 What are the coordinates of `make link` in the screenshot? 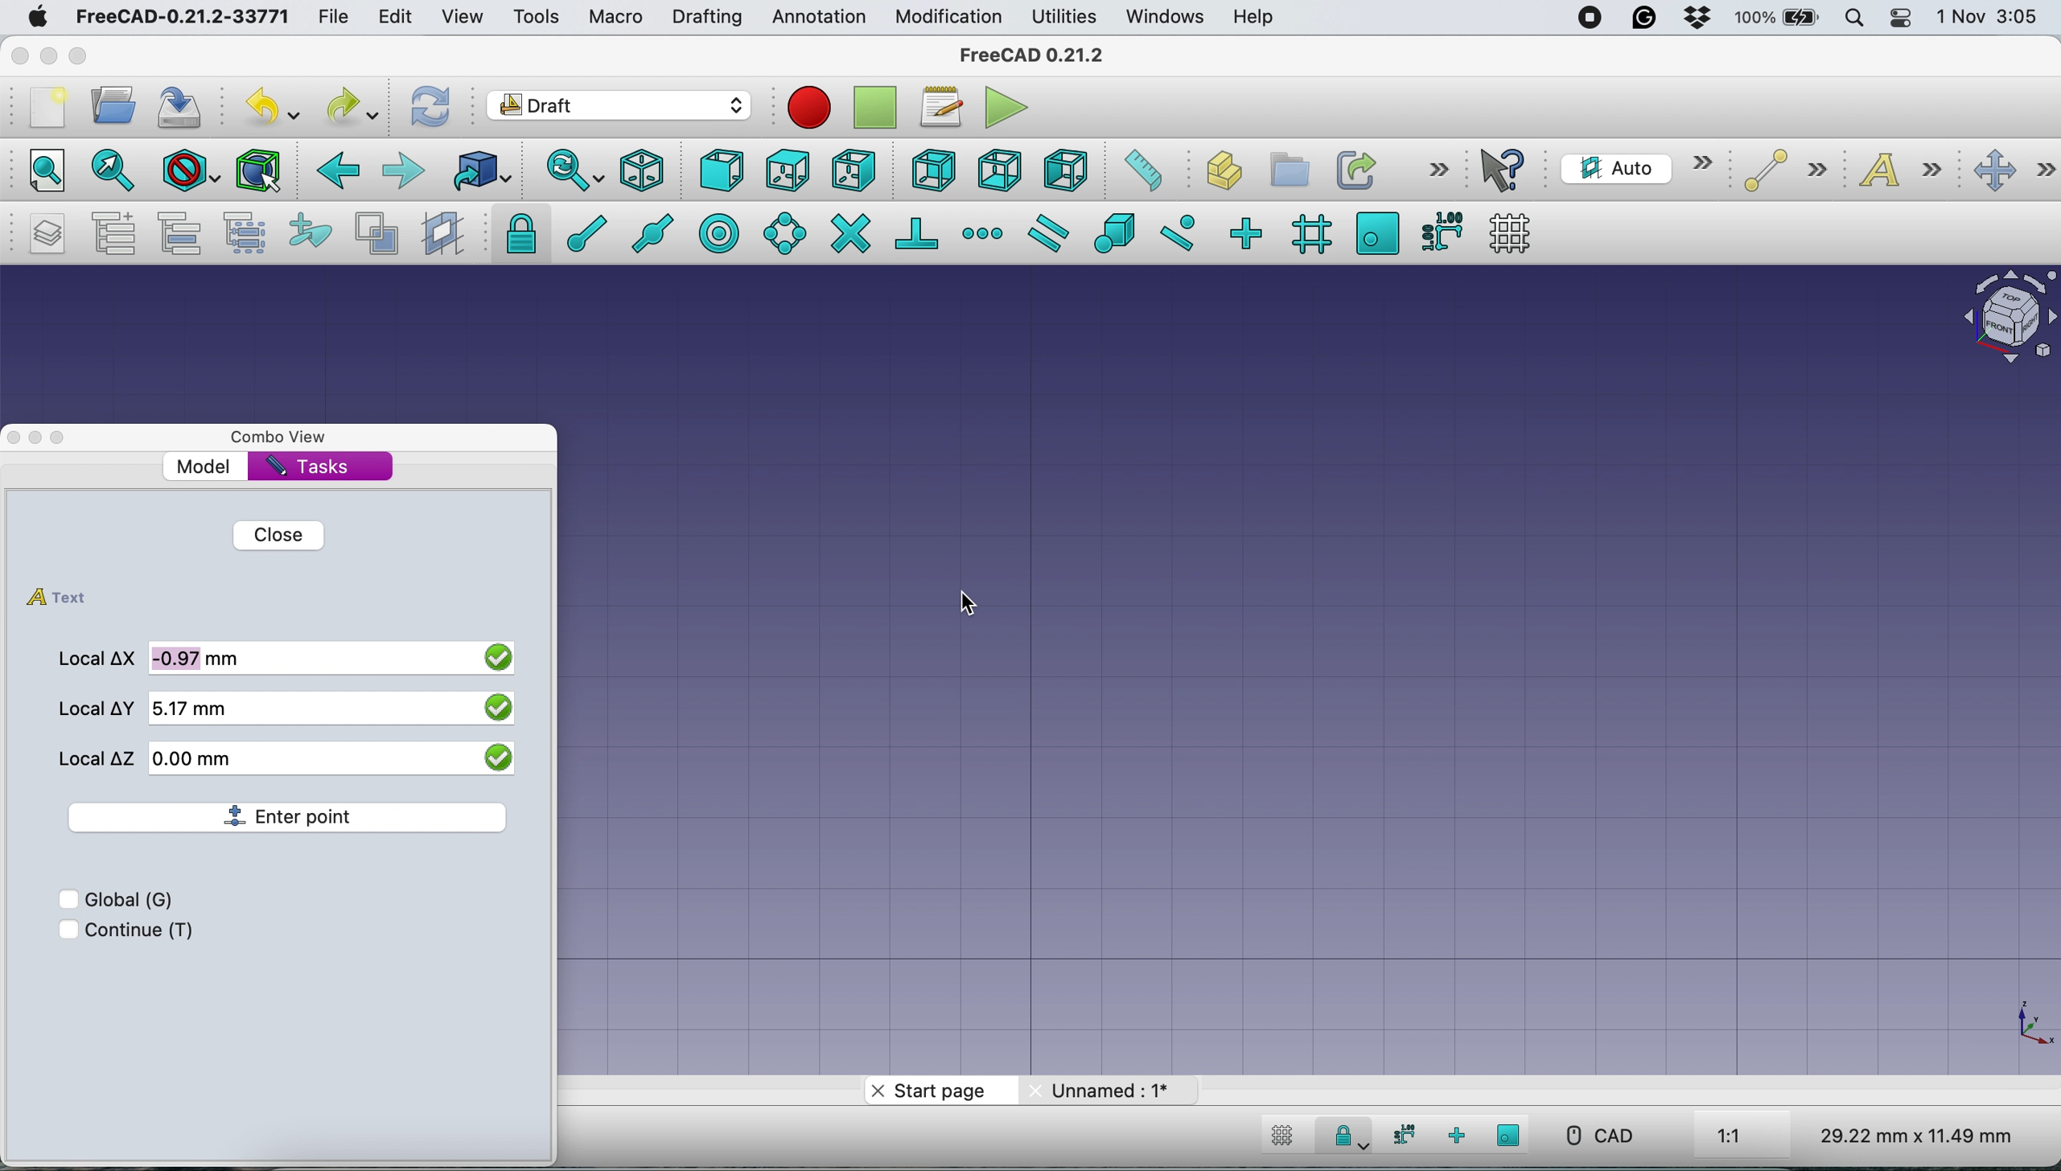 It's located at (1351, 168).